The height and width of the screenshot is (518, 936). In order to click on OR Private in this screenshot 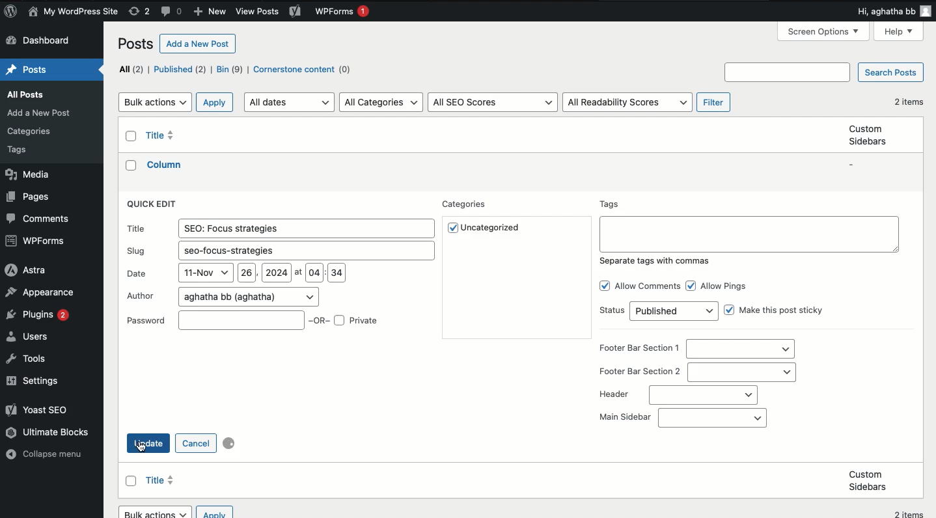, I will do `click(366, 321)`.